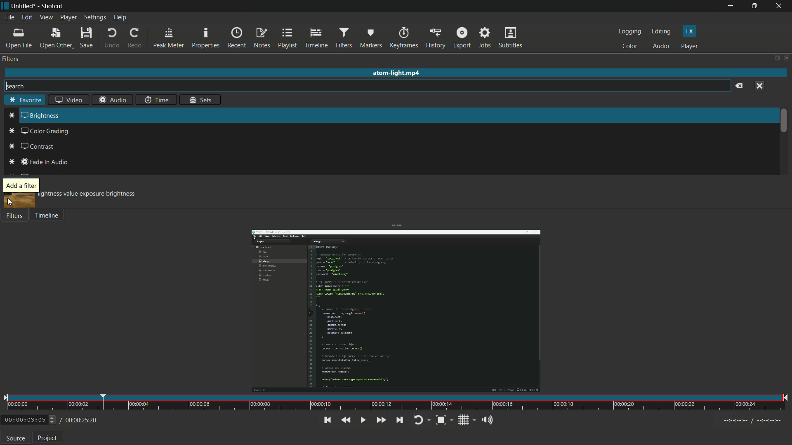  Describe the element at coordinates (316, 38) in the screenshot. I see `timeline` at that location.